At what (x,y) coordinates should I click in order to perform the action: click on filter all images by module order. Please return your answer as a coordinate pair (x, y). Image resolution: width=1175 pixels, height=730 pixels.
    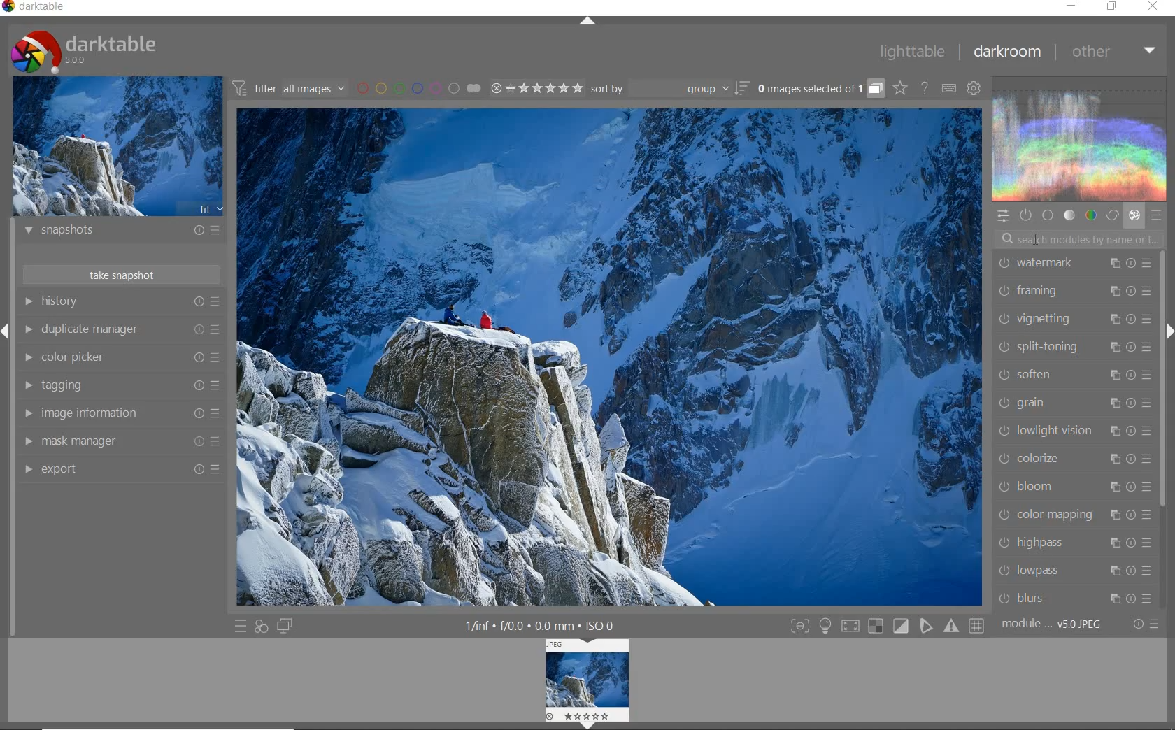
    Looking at the image, I should click on (290, 87).